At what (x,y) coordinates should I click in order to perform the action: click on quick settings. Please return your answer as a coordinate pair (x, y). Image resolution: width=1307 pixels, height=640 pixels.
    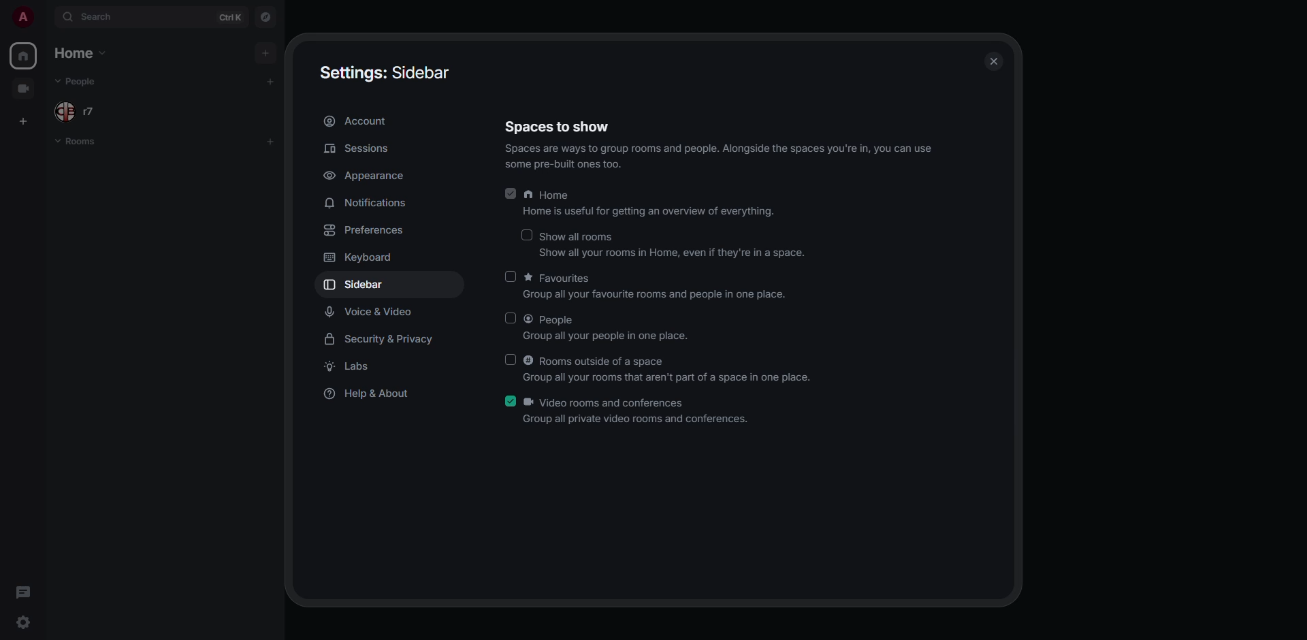
    Looking at the image, I should click on (23, 621).